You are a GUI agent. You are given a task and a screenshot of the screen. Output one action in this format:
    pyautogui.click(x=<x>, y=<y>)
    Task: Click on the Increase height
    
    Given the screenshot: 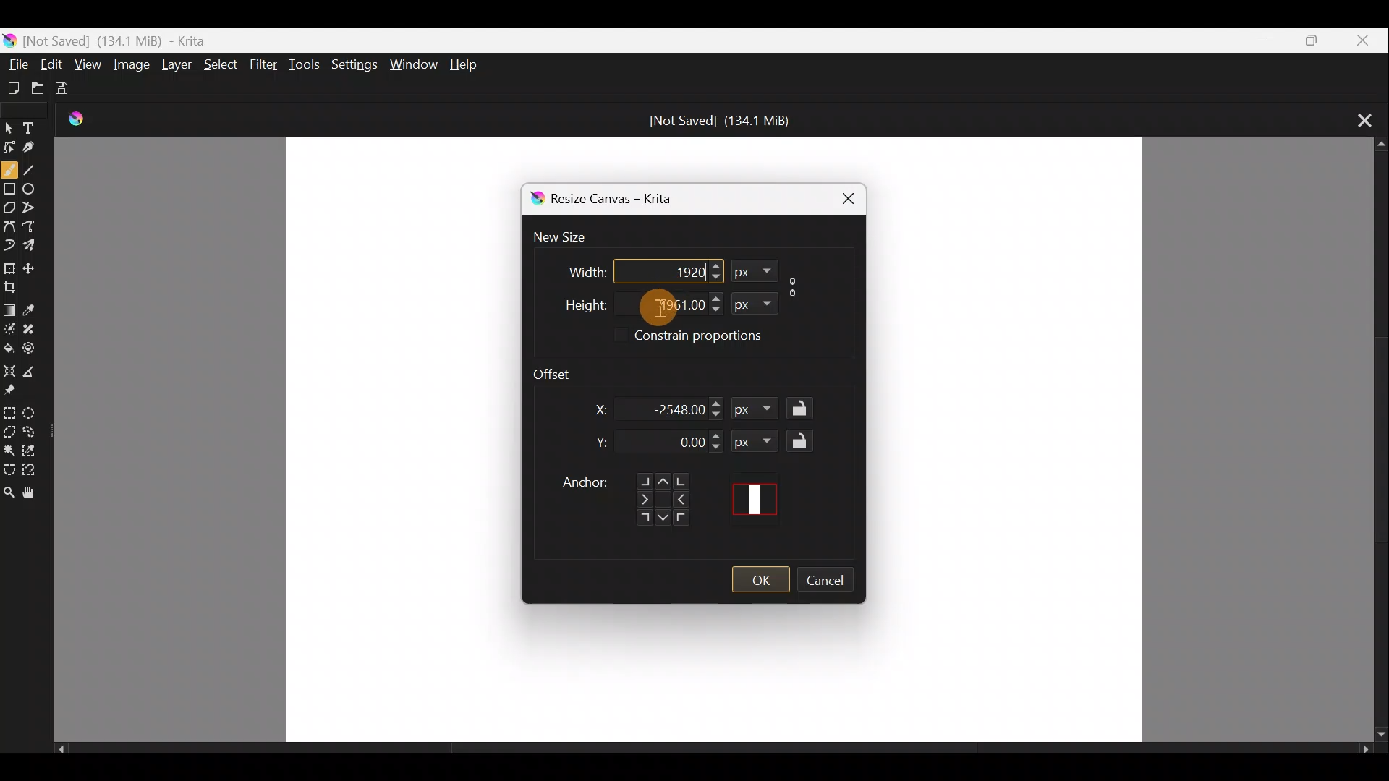 What is the action you would take?
    pyautogui.click(x=713, y=297)
    